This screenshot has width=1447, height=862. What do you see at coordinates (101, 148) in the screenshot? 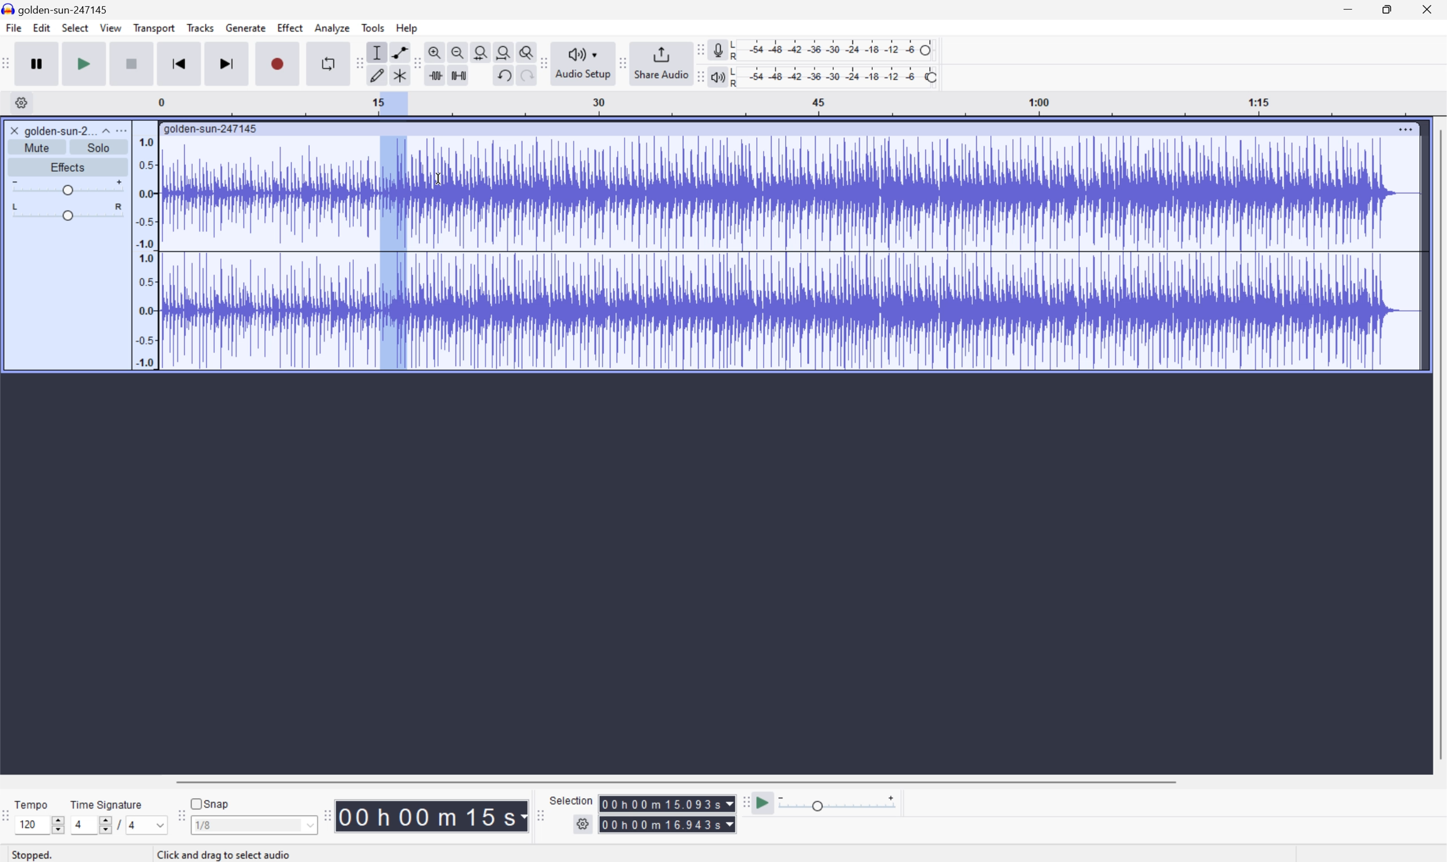
I see `Solo` at bounding box center [101, 148].